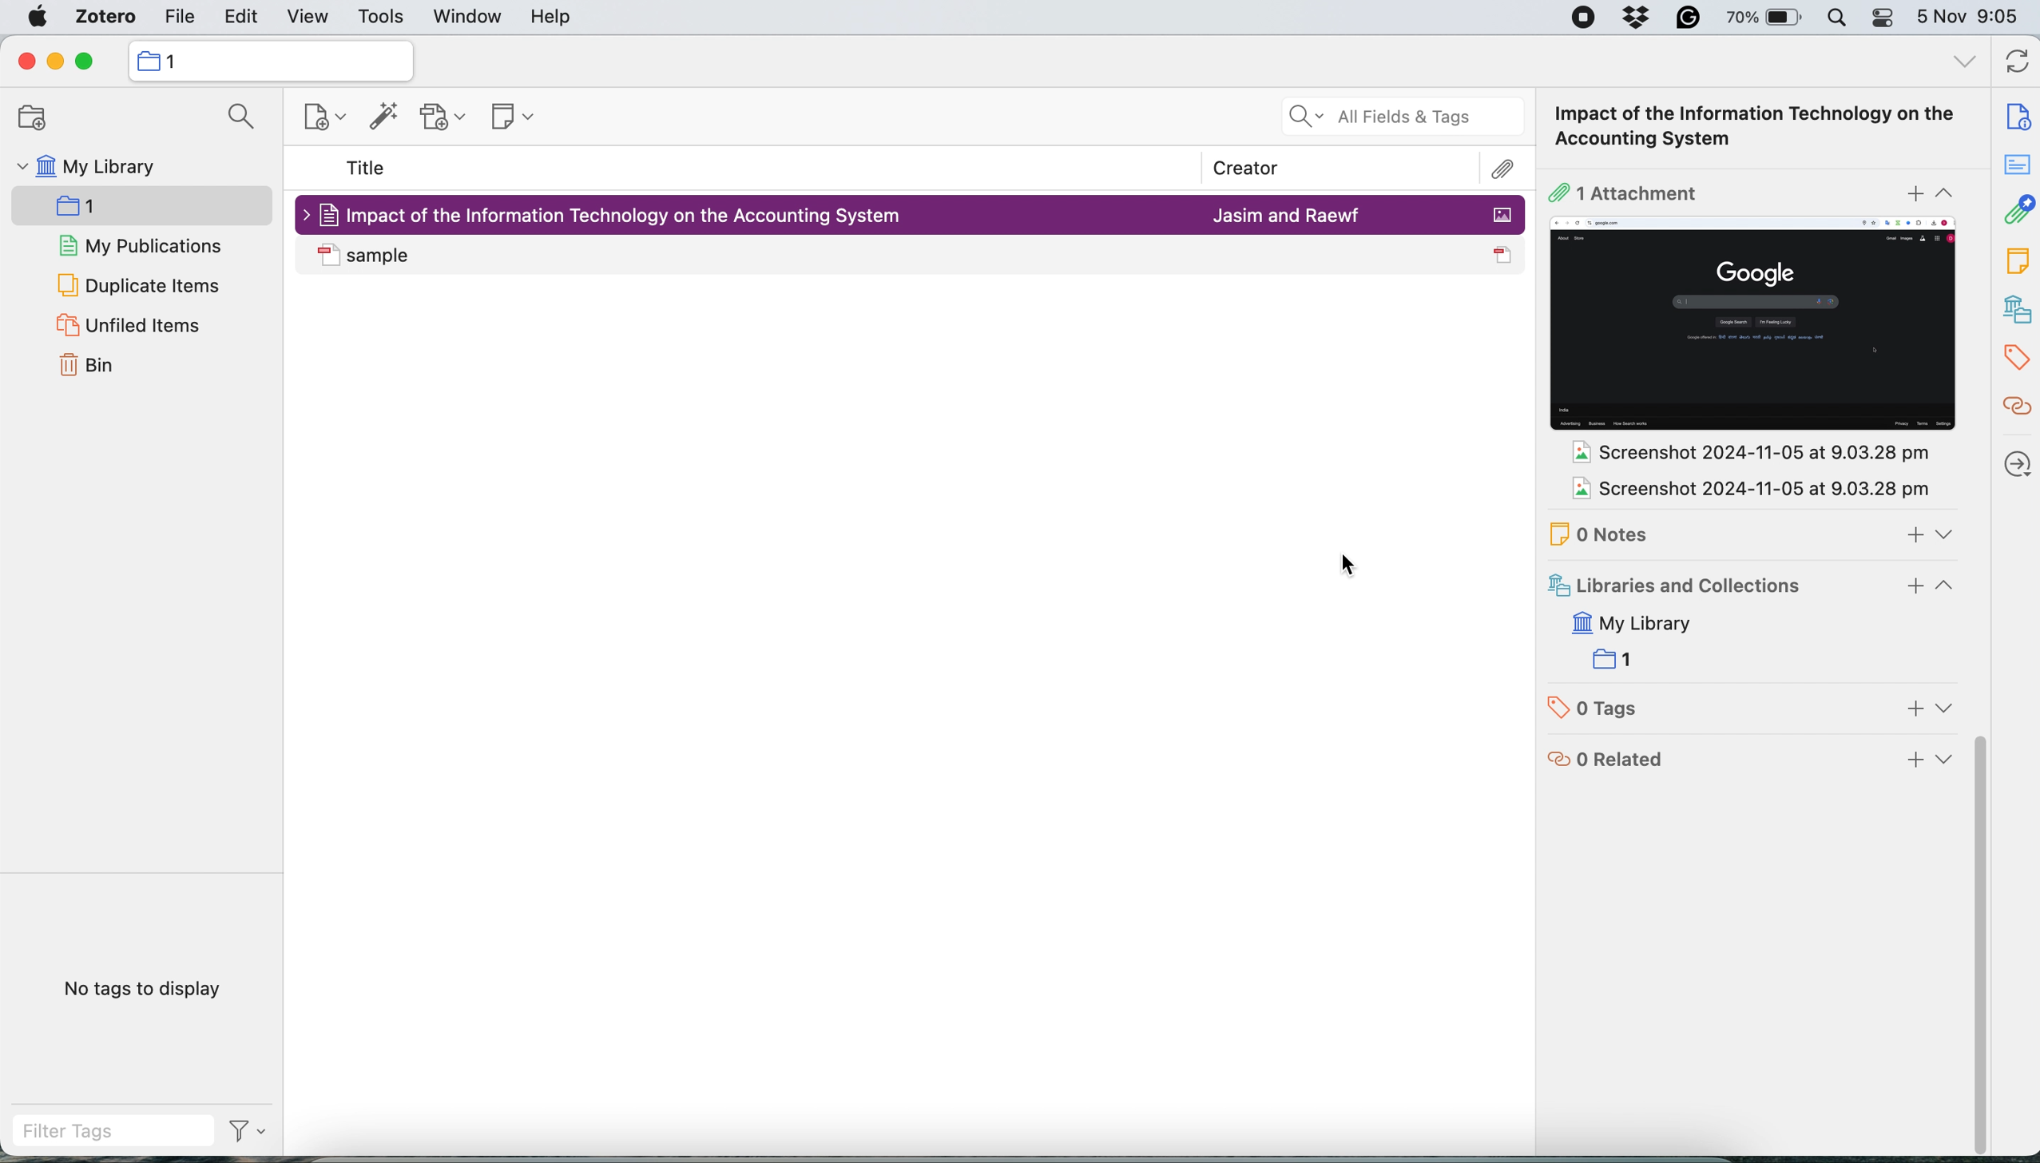 This screenshot has height=1163, width=2040. Describe the element at coordinates (367, 169) in the screenshot. I see `title` at that location.